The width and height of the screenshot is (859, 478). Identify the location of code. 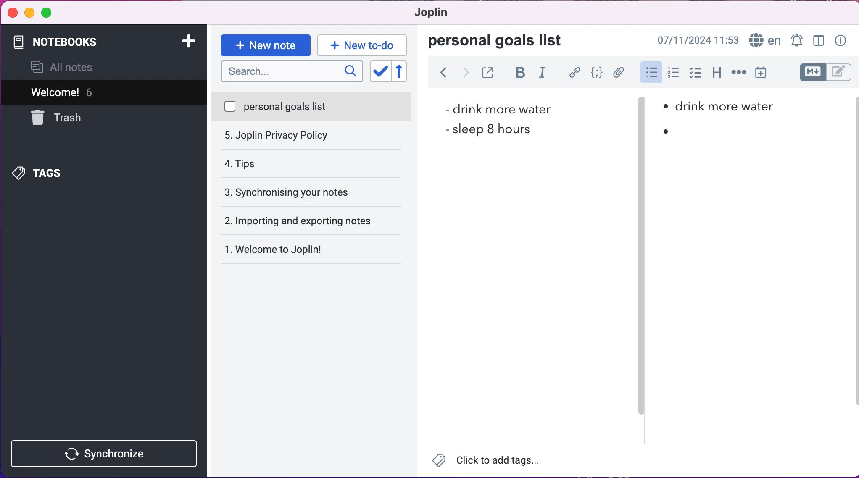
(596, 73).